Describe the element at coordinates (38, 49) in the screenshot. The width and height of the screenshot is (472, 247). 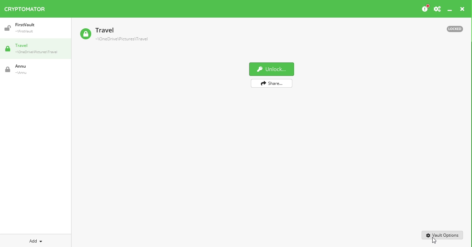
I see `Travel` at that location.